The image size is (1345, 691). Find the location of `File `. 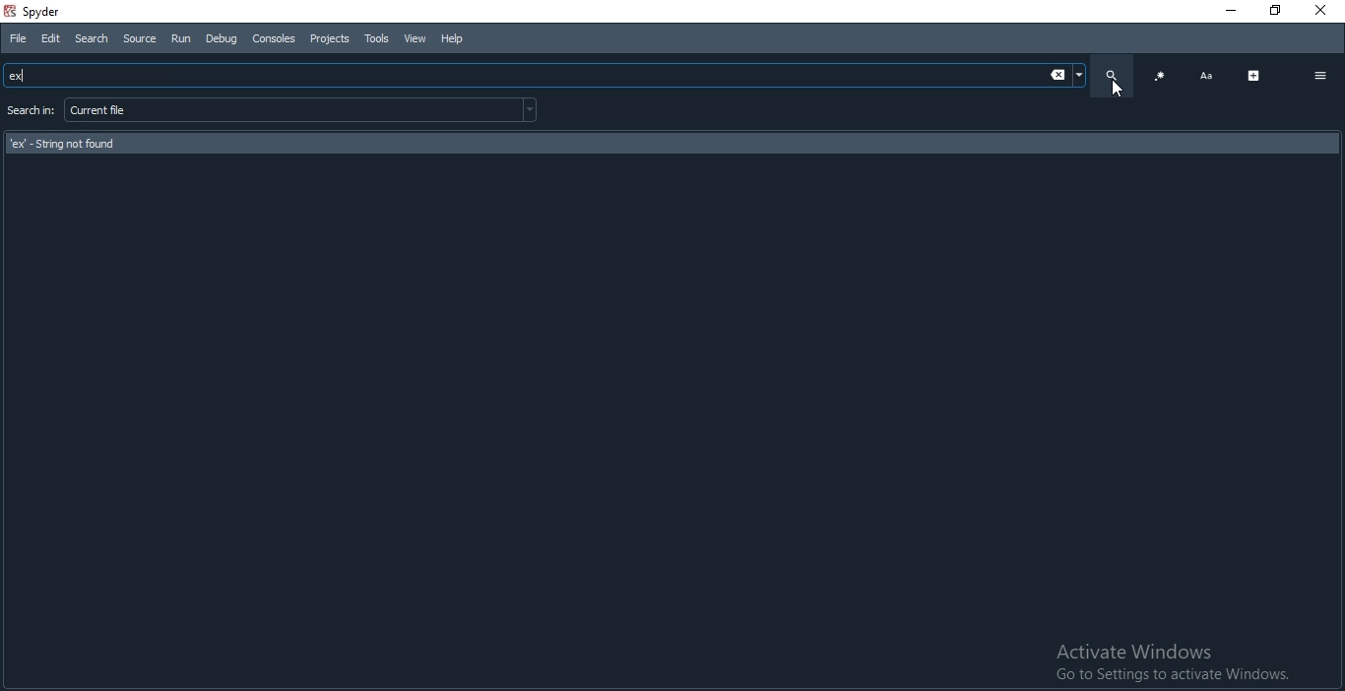

File  is located at coordinates (20, 39).